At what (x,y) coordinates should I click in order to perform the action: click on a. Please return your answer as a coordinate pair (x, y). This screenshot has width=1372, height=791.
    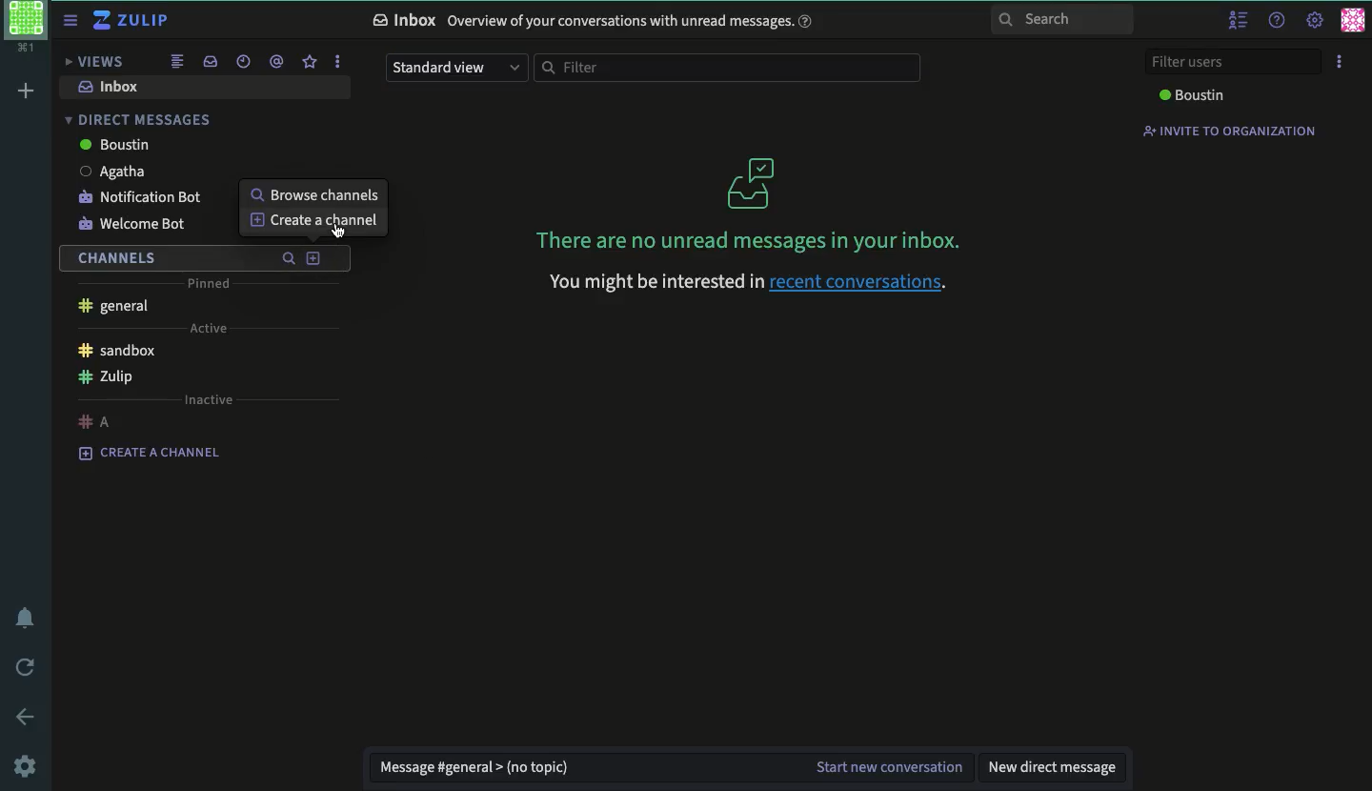
    Looking at the image, I should click on (98, 423).